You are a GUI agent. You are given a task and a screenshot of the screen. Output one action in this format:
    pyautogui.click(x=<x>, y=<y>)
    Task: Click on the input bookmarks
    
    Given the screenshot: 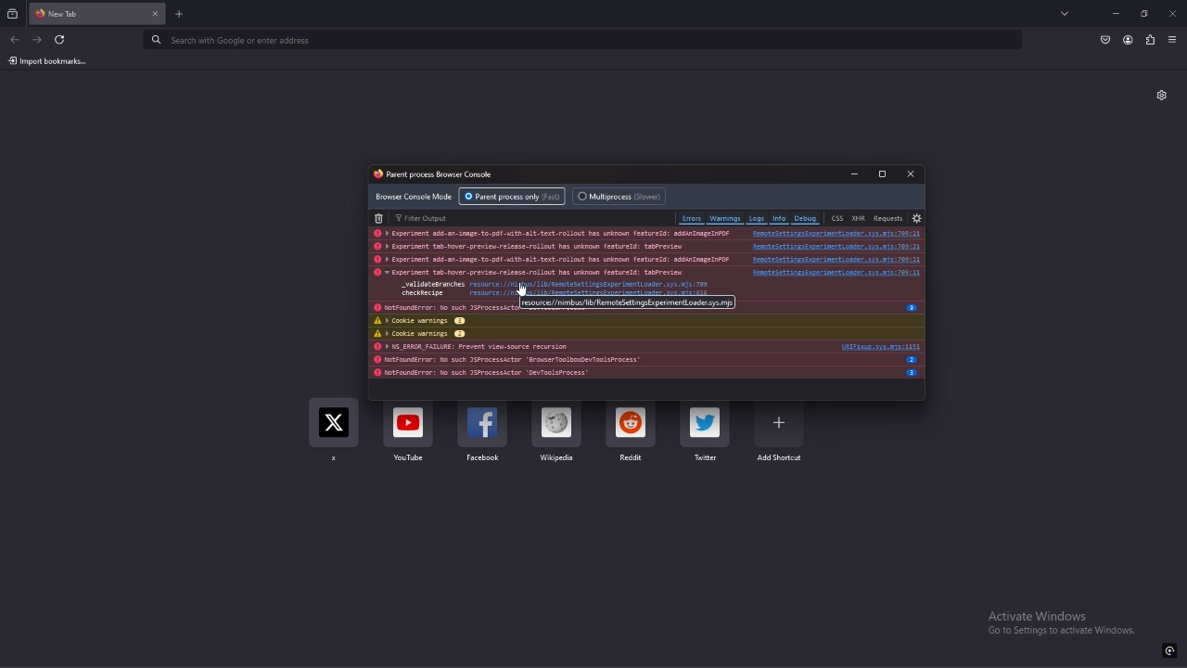 What is the action you would take?
    pyautogui.click(x=53, y=60)
    